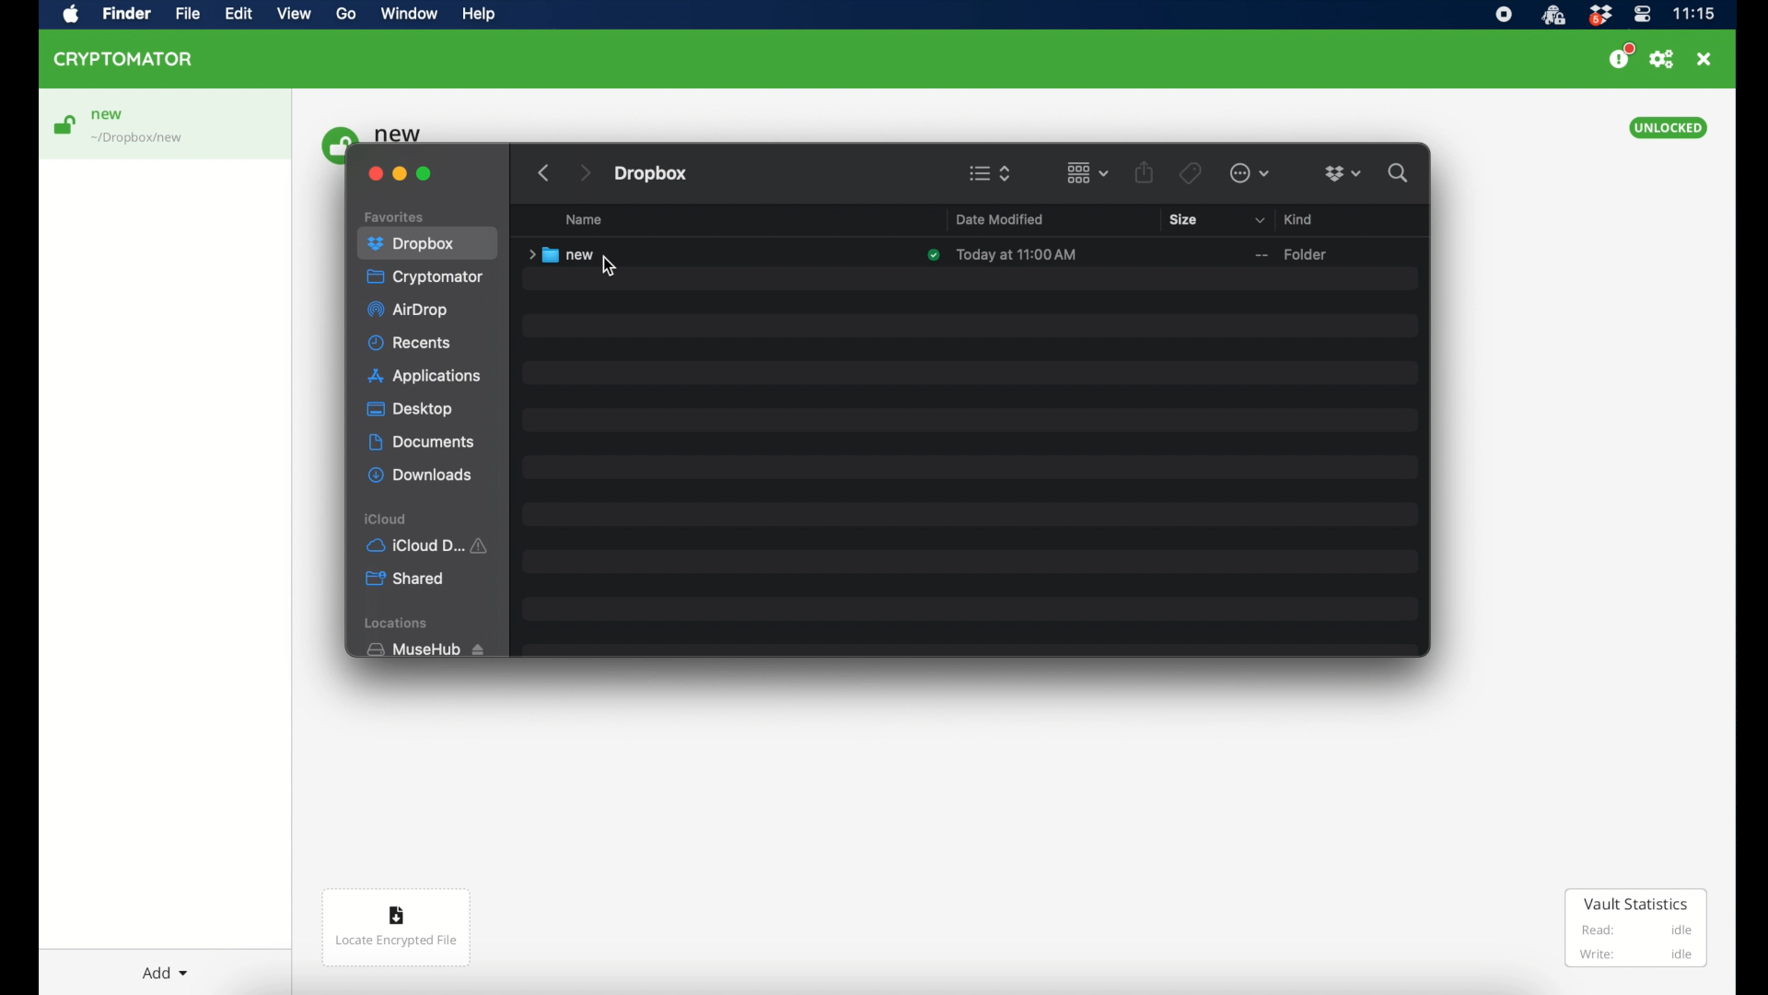  What do you see at coordinates (405, 579) in the screenshot?
I see `shared` at bounding box center [405, 579].